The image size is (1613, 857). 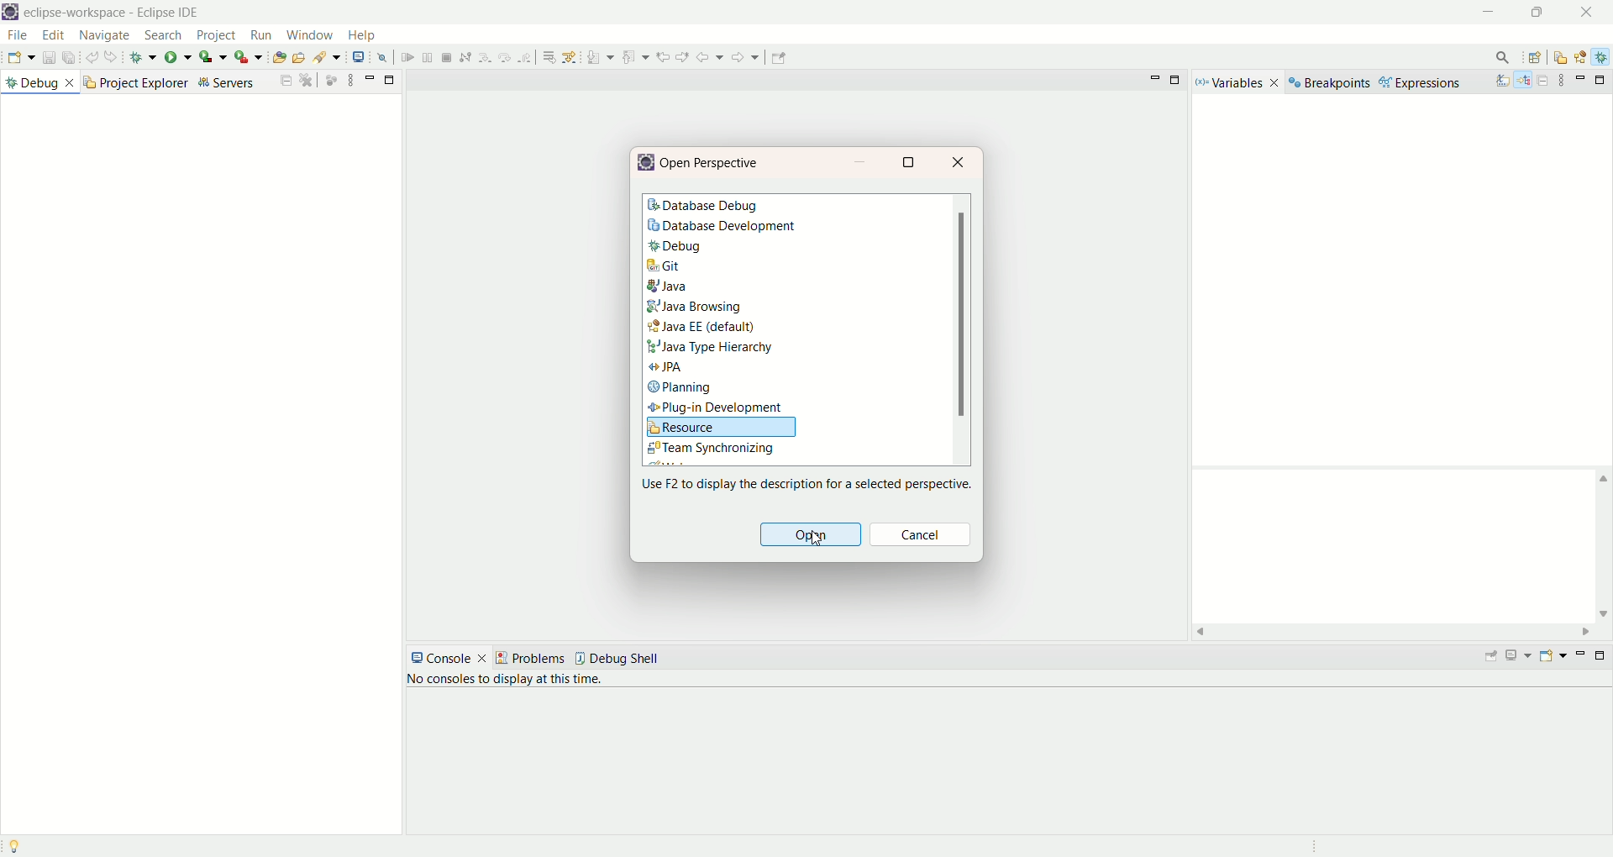 What do you see at coordinates (1525, 81) in the screenshot?
I see `show logical structure` at bounding box center [1525, 81].